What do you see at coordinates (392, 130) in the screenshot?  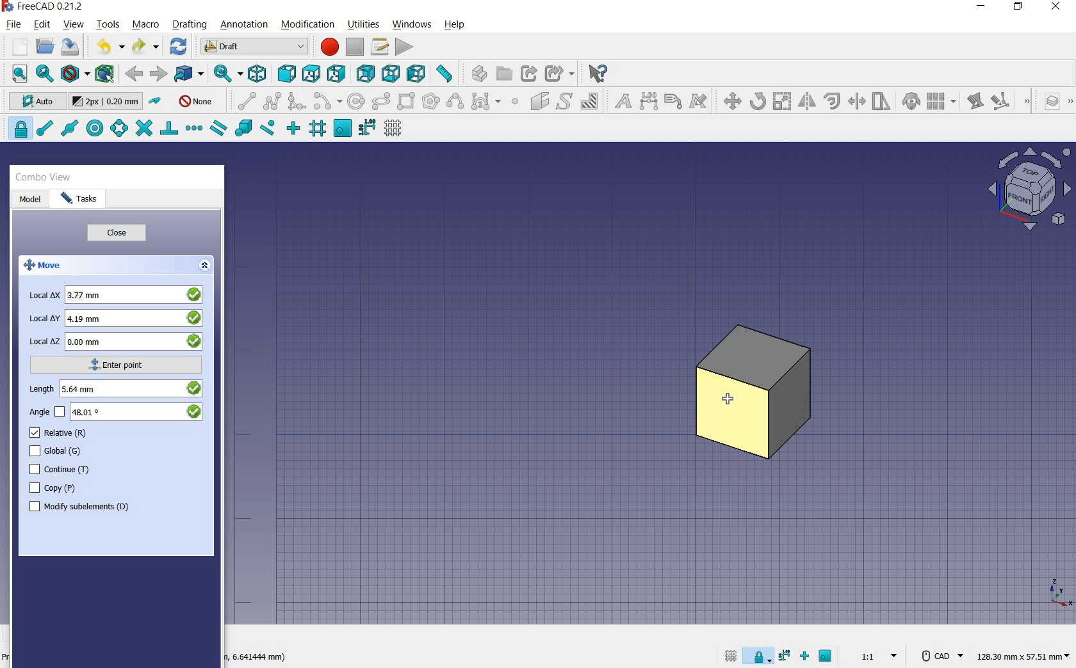 I see `toggle grid` at bounding box center [392, 130].